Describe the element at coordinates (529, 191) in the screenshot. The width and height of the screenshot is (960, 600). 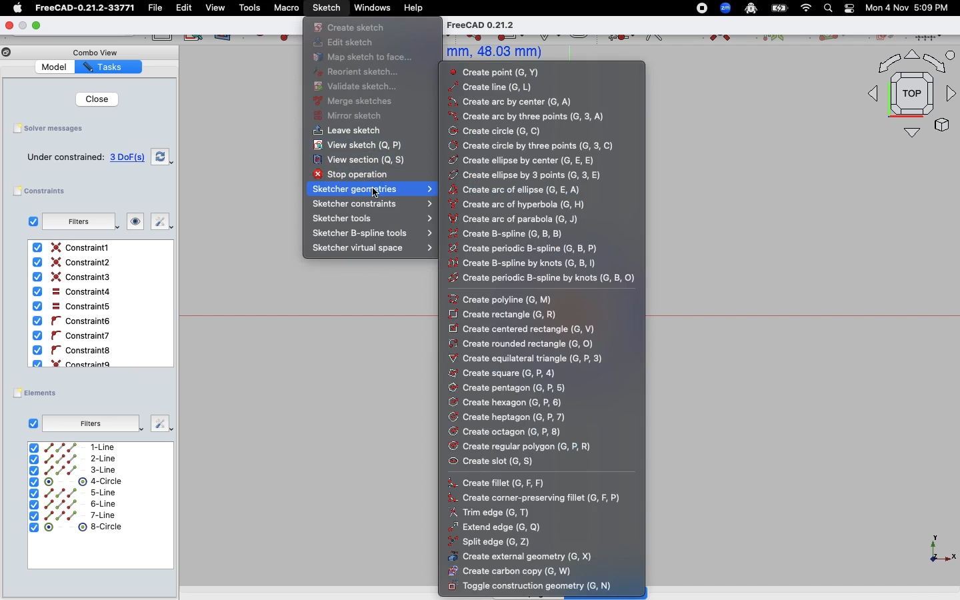
I see `Create arc of ellipse (G, E, A)` at that location.